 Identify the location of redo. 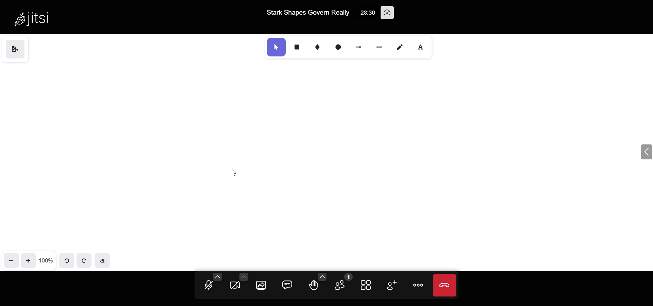
(83, 260).